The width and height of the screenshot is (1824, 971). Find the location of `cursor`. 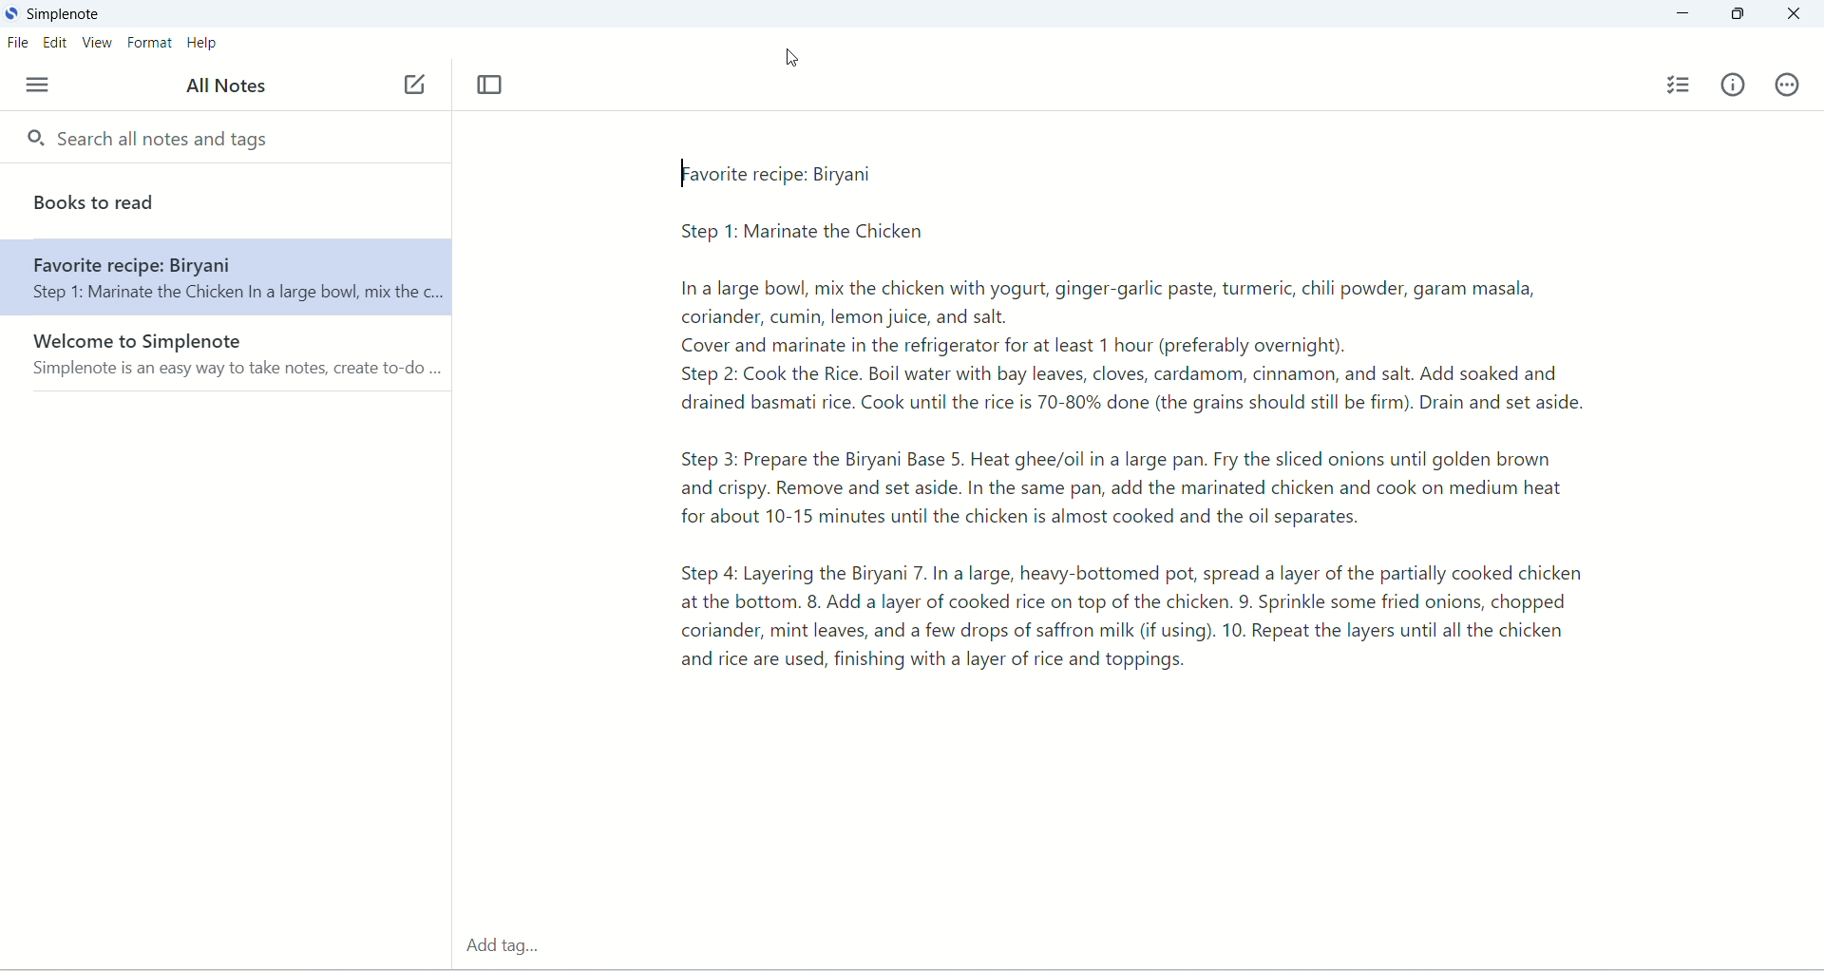

cursor is located at coordinates (800, 64).